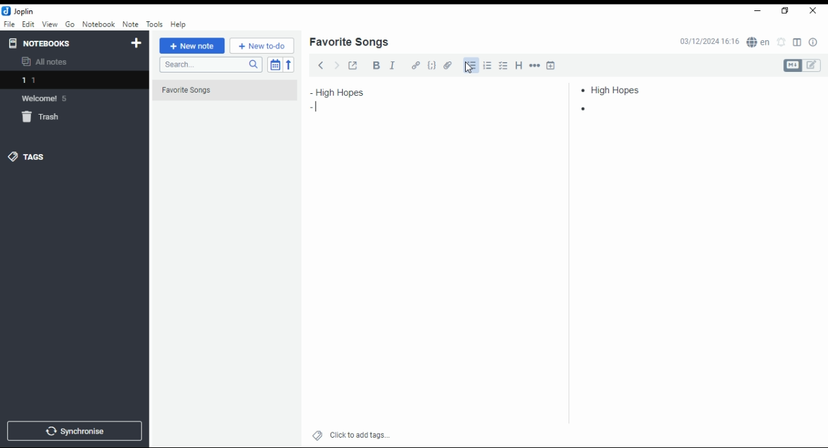 The height and width of the screenshot is (448, 828). What do you see at coordinates (759, 41) in the screenshot?
I see `spell checker` at bounding box center [759, 41].